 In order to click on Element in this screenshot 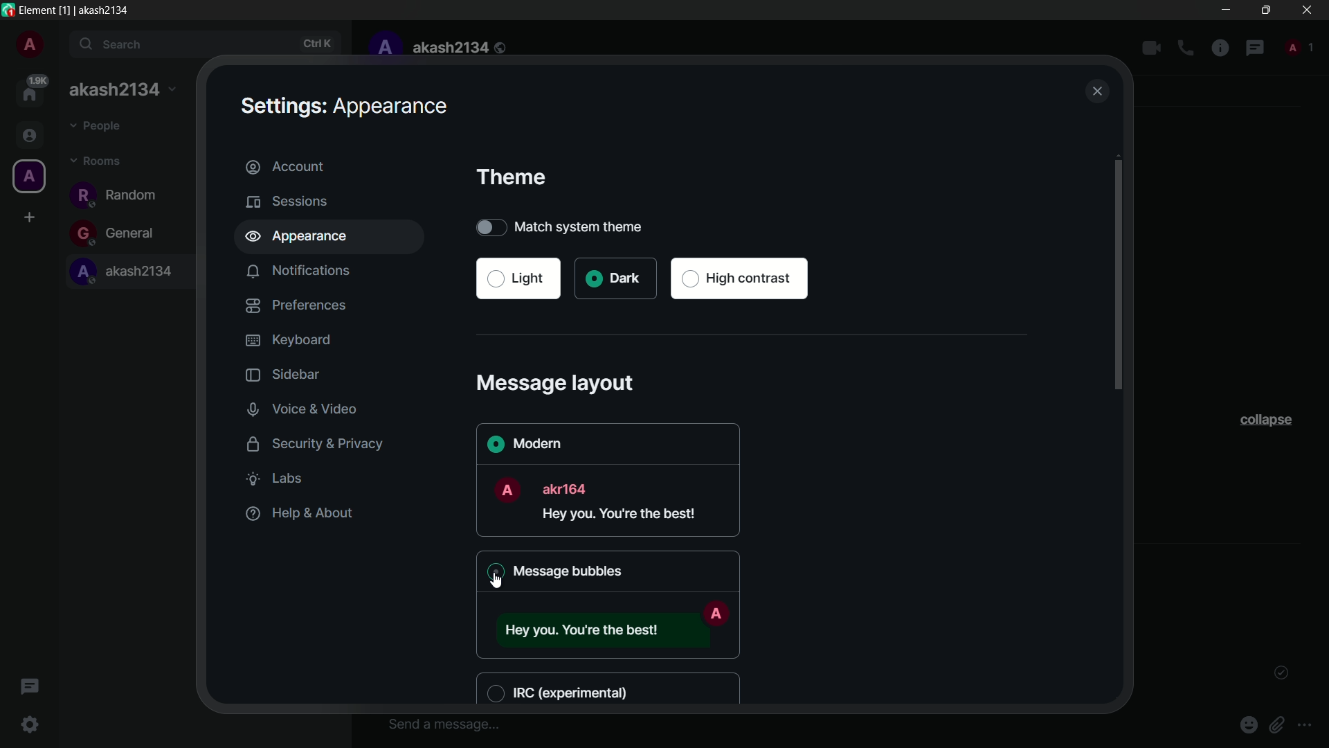, I will do `click(37, 9)`.